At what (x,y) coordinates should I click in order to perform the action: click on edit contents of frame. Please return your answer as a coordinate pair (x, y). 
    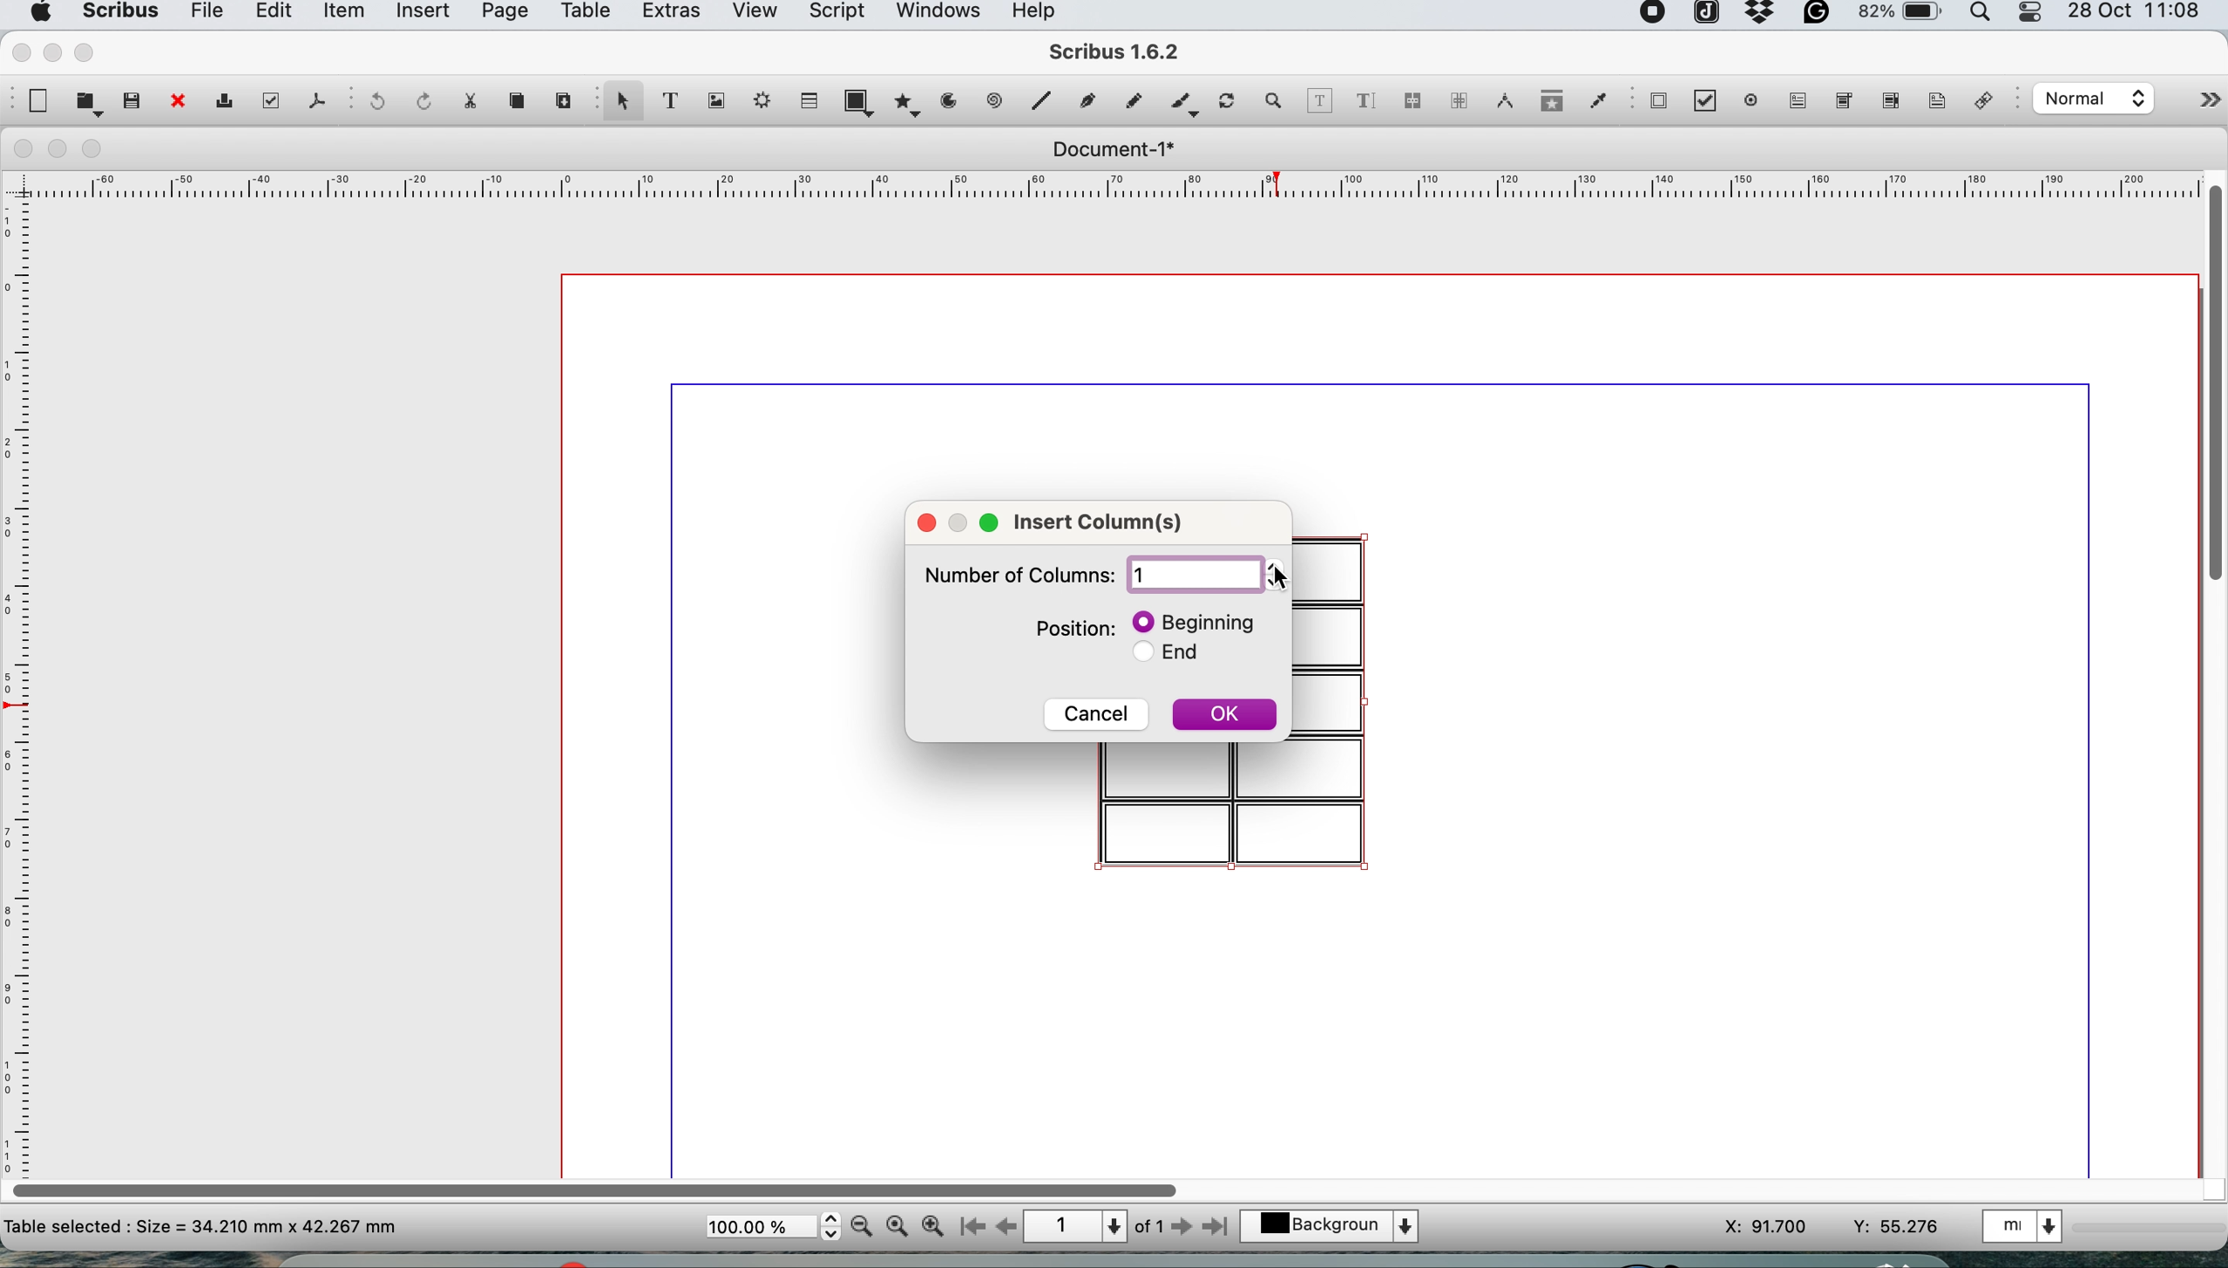
    Looking at the image, I should click on (1319, 99).